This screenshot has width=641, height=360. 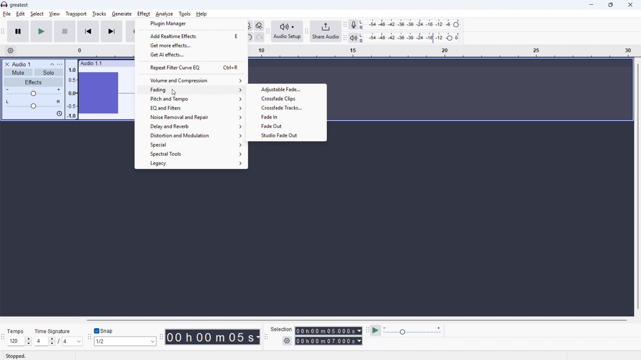 What do you see at coordinates (192, 99) in the screenshot?
I see `Pitch and tempo ` at bounding box center [192, 99].